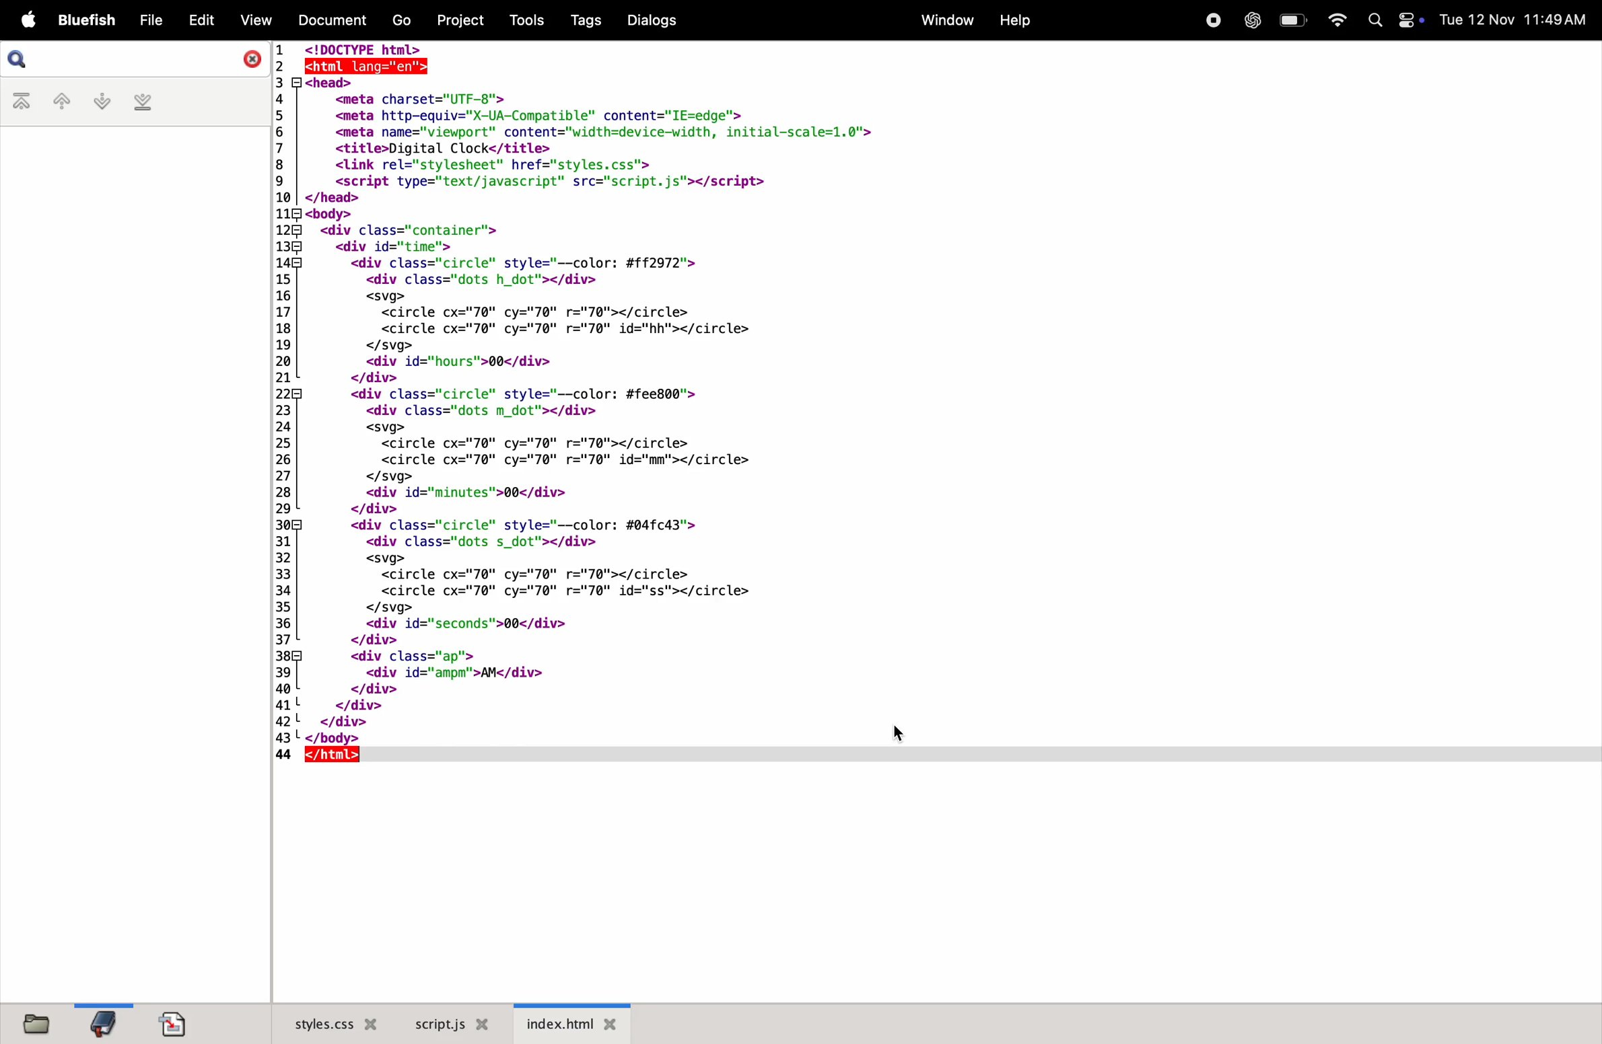 This screenshot has height=1044, width=1602. Describe the element at coordinates (461, 21) in the screenshot. I see `projects` at that location.